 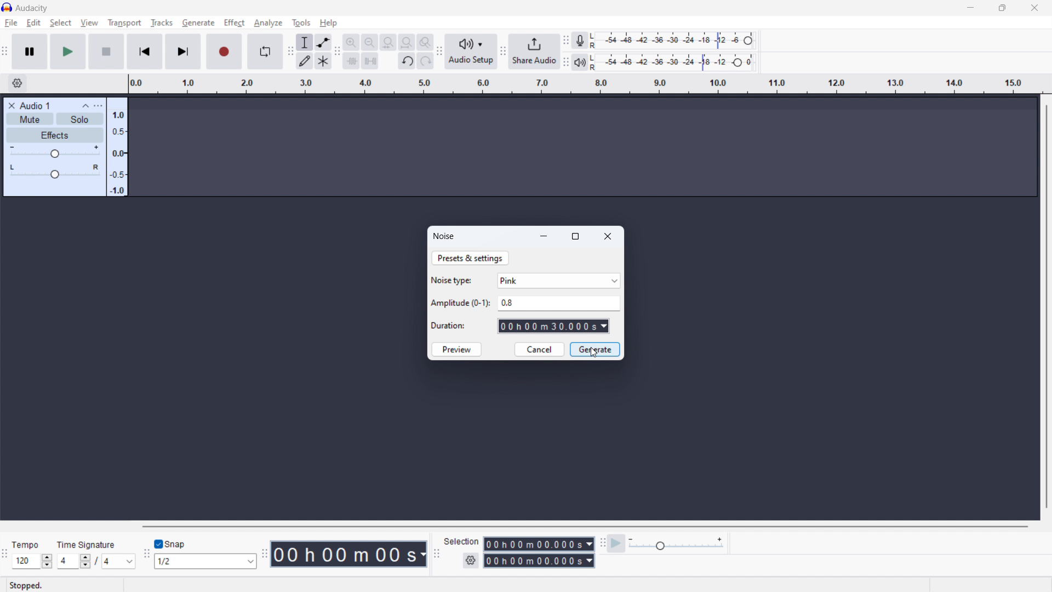 I want to click on play at speed toolbar, so click(x=602, y=544).